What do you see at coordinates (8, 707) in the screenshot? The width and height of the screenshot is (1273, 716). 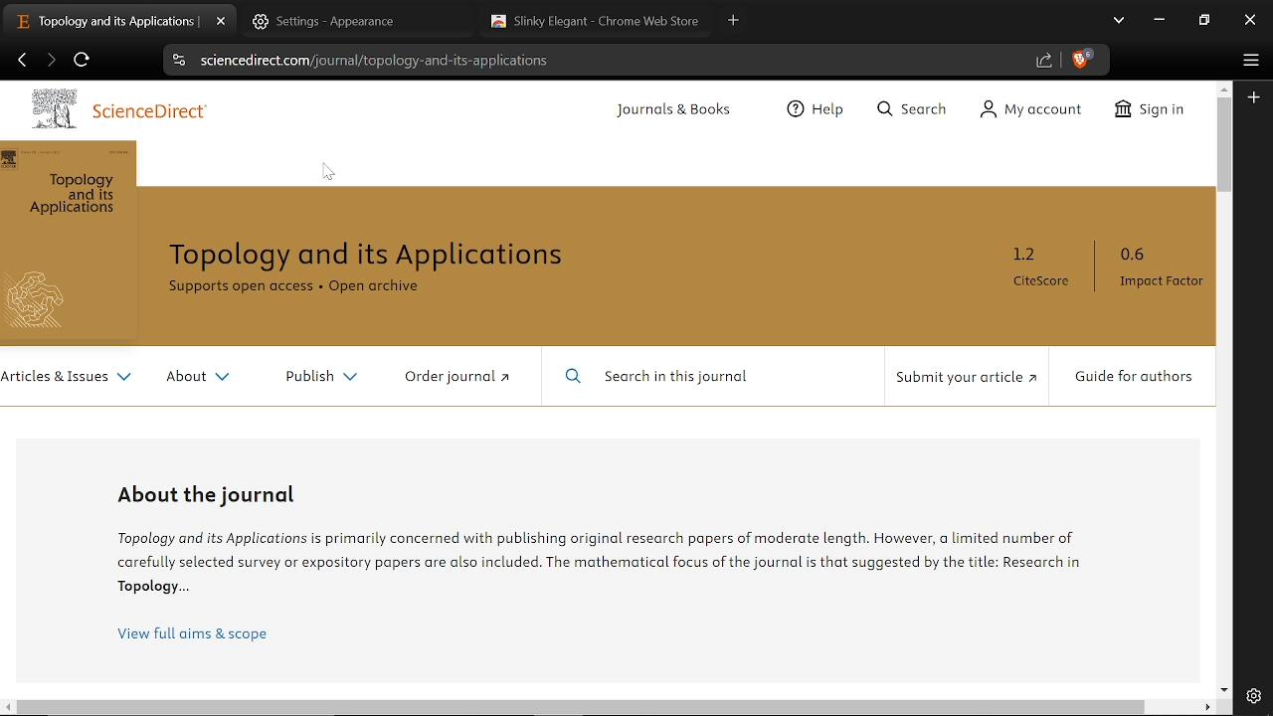 I see `Move left` at bounding box center [8, 707].